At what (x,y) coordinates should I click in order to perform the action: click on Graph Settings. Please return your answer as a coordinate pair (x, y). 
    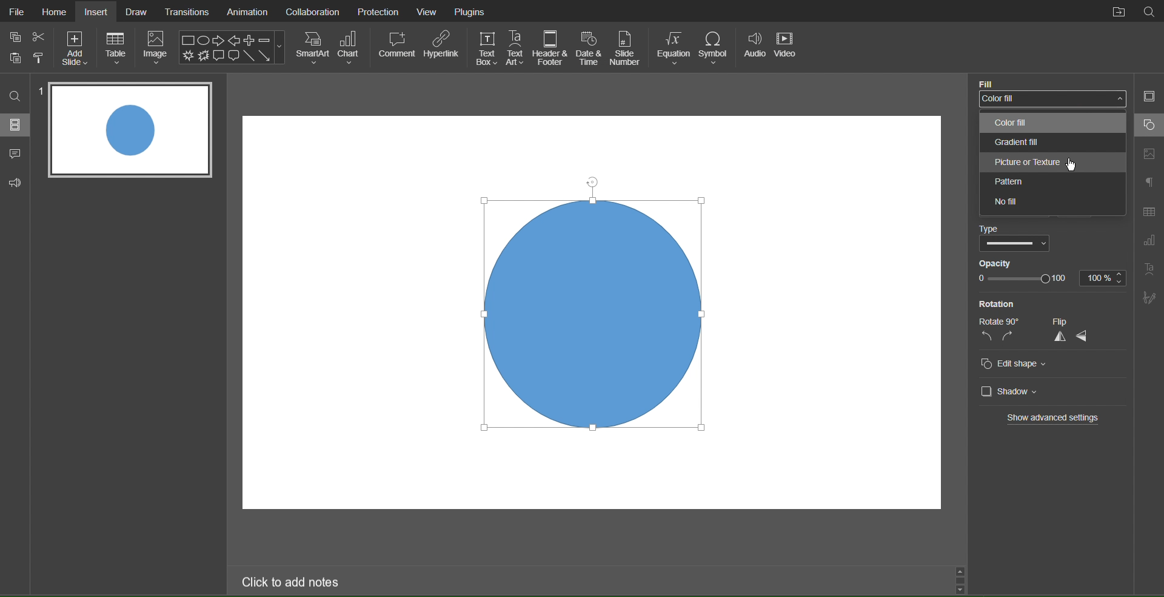
    Looking at the image, I should click on (1149, 242).